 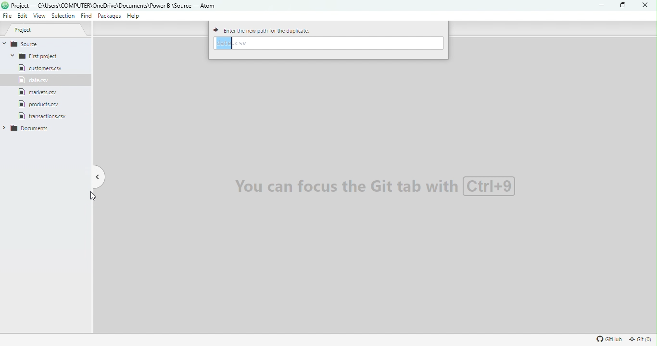 What do you see at coordinates (607, 339) in the screenshot?
I see `Github` at bounding box center [607, 339].